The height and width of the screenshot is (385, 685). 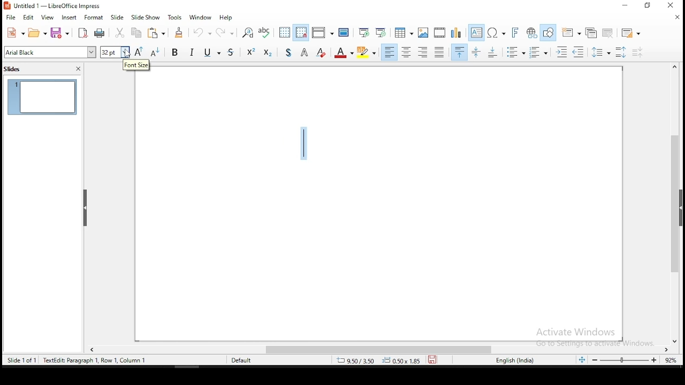 What do you see at coordinates (363, 32) in the screenshot?
I see `start from first slide` at bounding box center [363, 32].